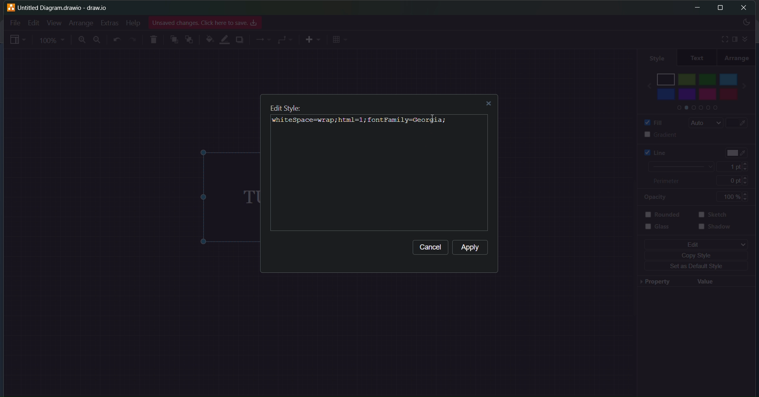 This screenshot has width=759, height=397. Describe the element at coordinates (744, 8) in the screenshot. I see `close` at that location.